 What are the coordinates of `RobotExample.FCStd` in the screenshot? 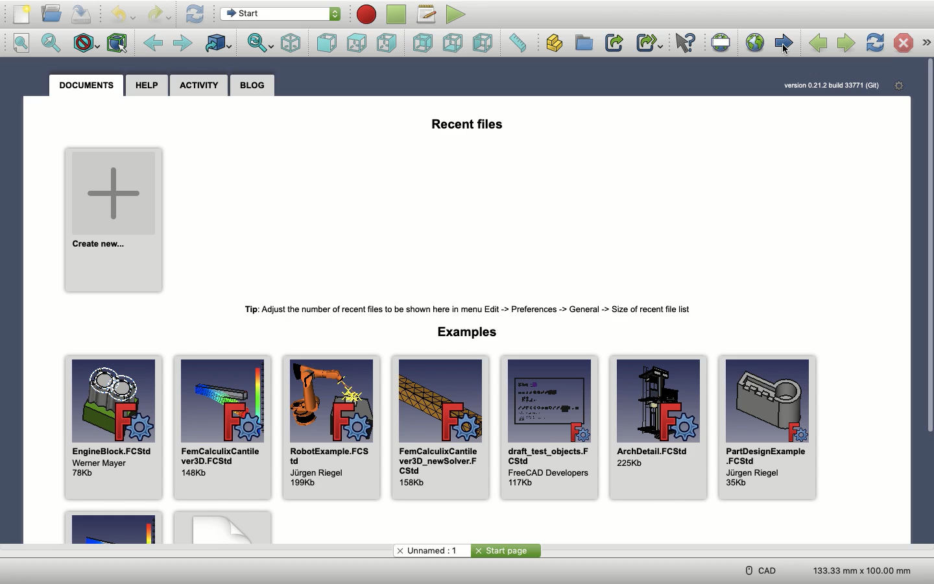 It's located at (333, 432).